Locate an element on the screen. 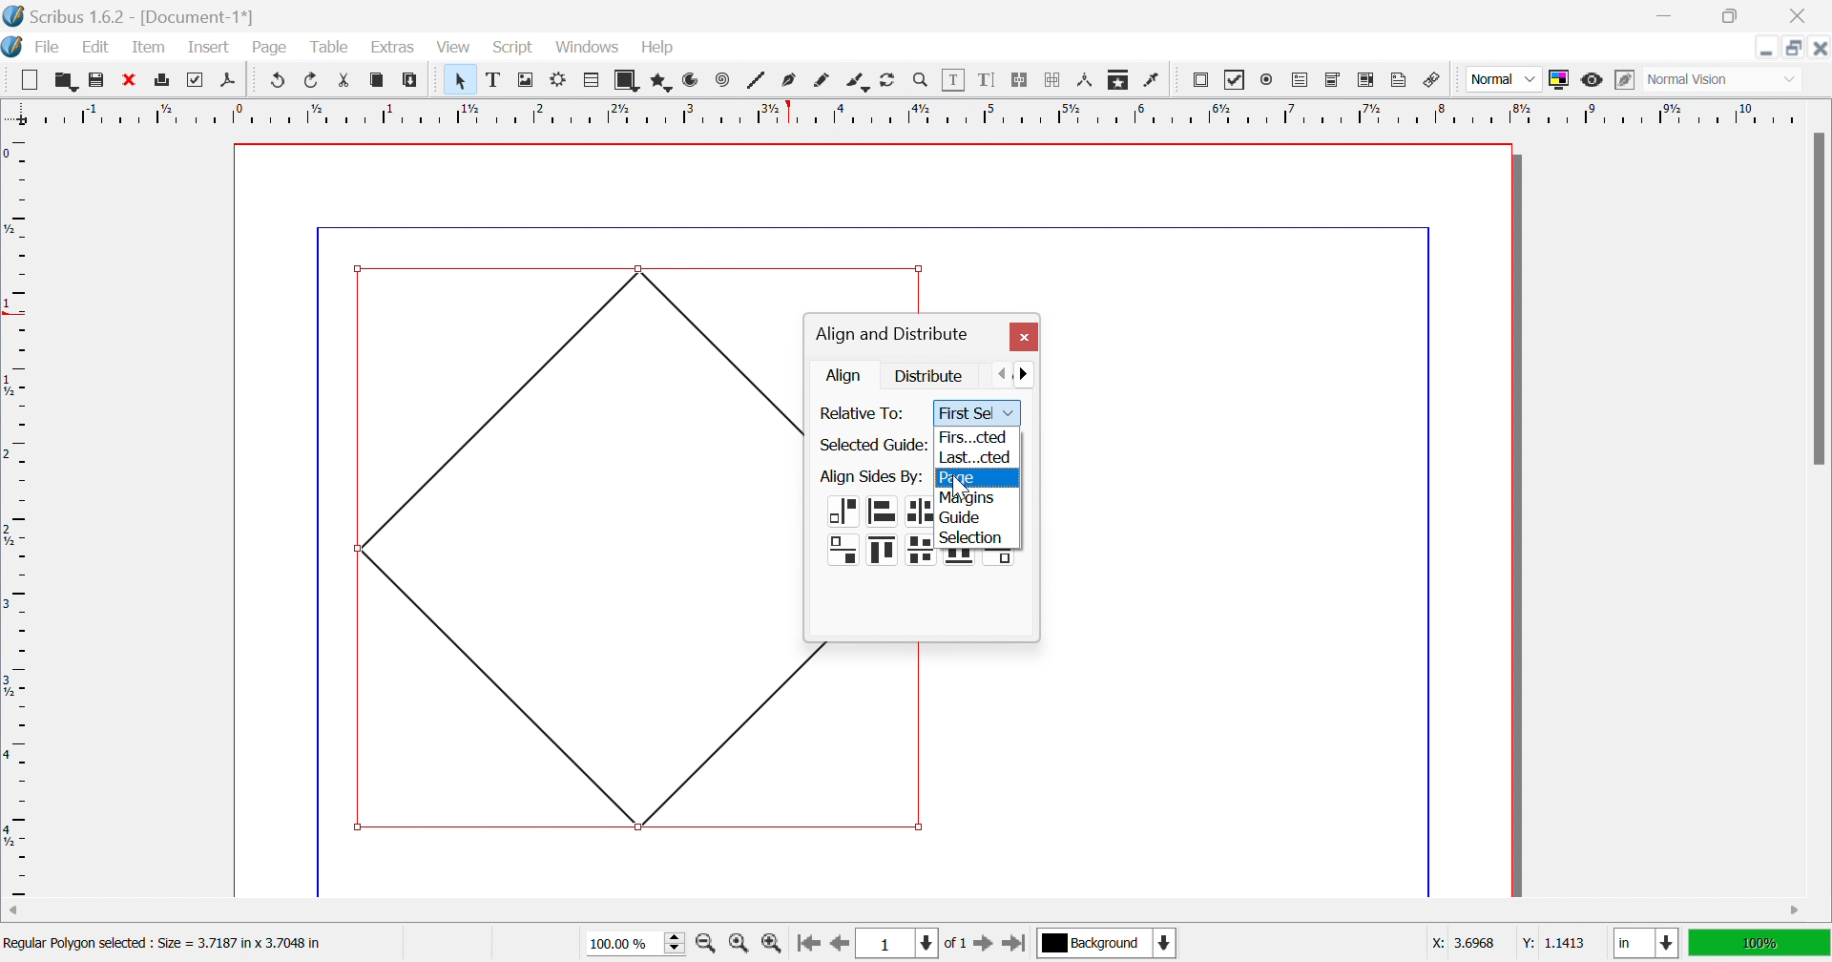 Image resolution: width=1832 pixels, height=962 pixels. Calligraphic line is located at coordinates (857, 83).